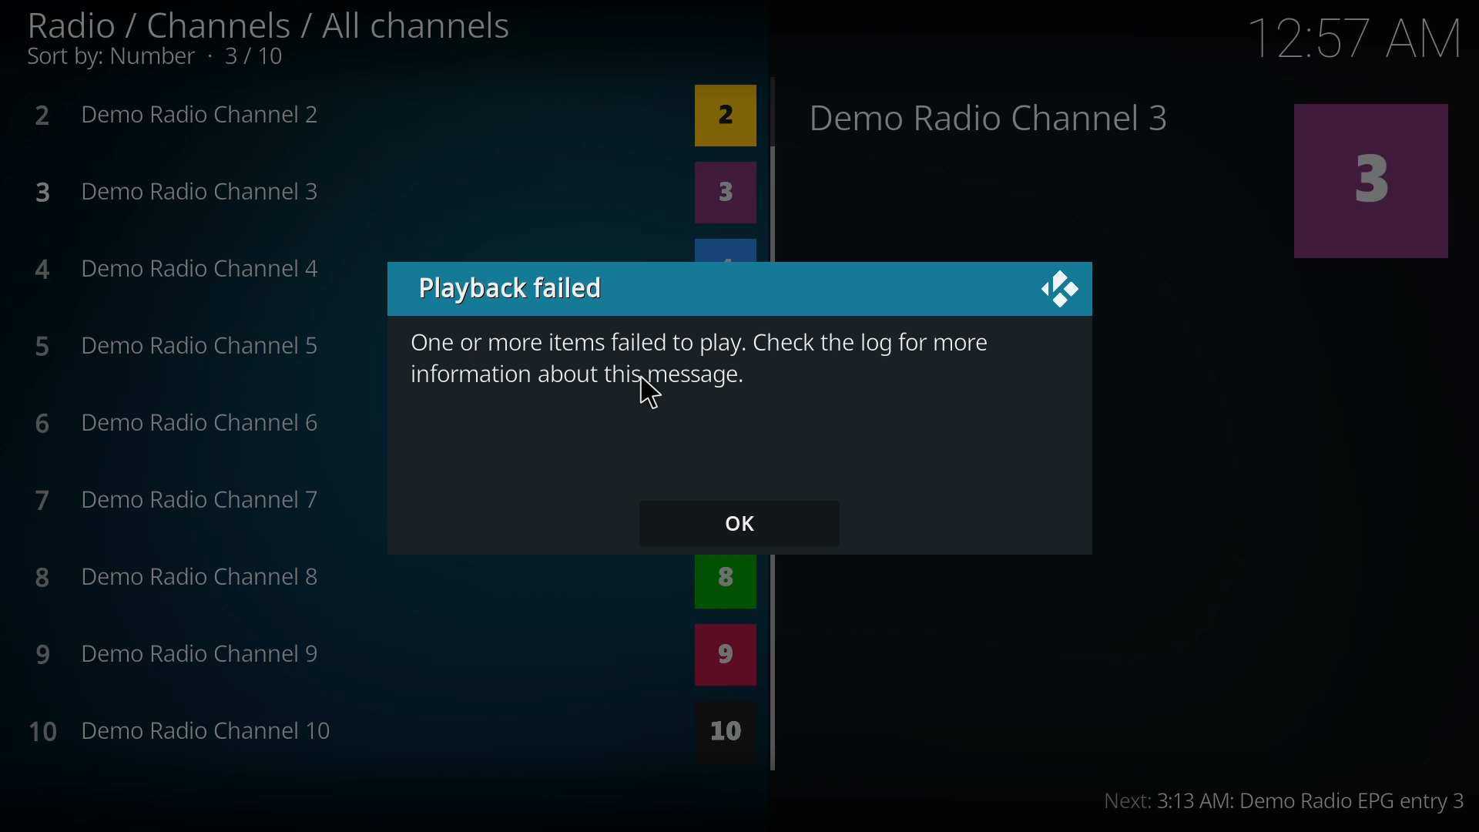  What do you see at coordinates (1060, 286) in the screenshot?
I see `close` at bounding box center [1060, 286].